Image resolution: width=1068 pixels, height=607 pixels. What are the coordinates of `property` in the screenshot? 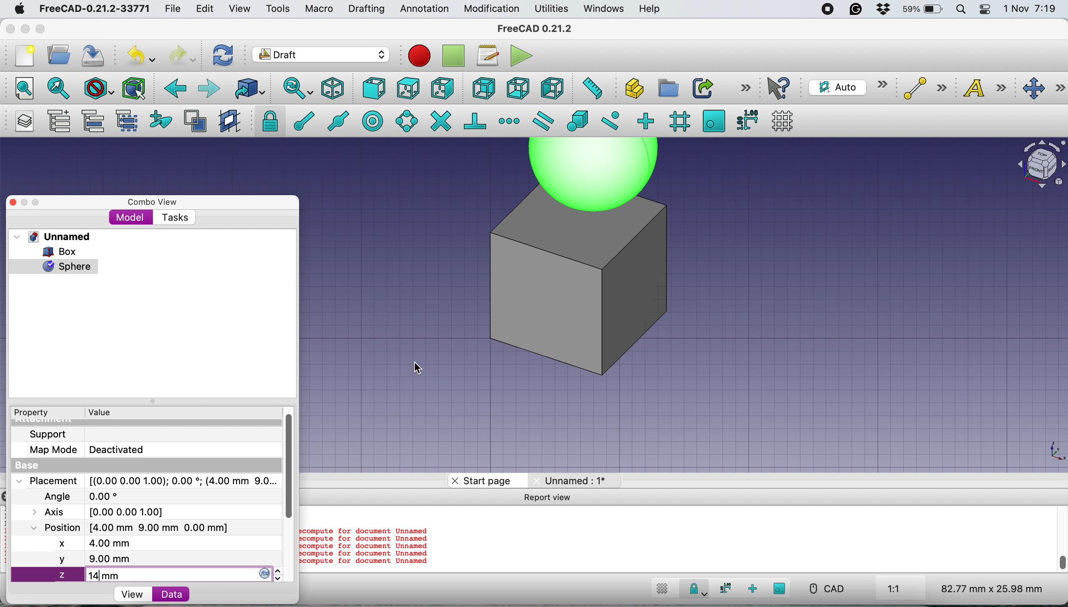 It's located at (38, 413).